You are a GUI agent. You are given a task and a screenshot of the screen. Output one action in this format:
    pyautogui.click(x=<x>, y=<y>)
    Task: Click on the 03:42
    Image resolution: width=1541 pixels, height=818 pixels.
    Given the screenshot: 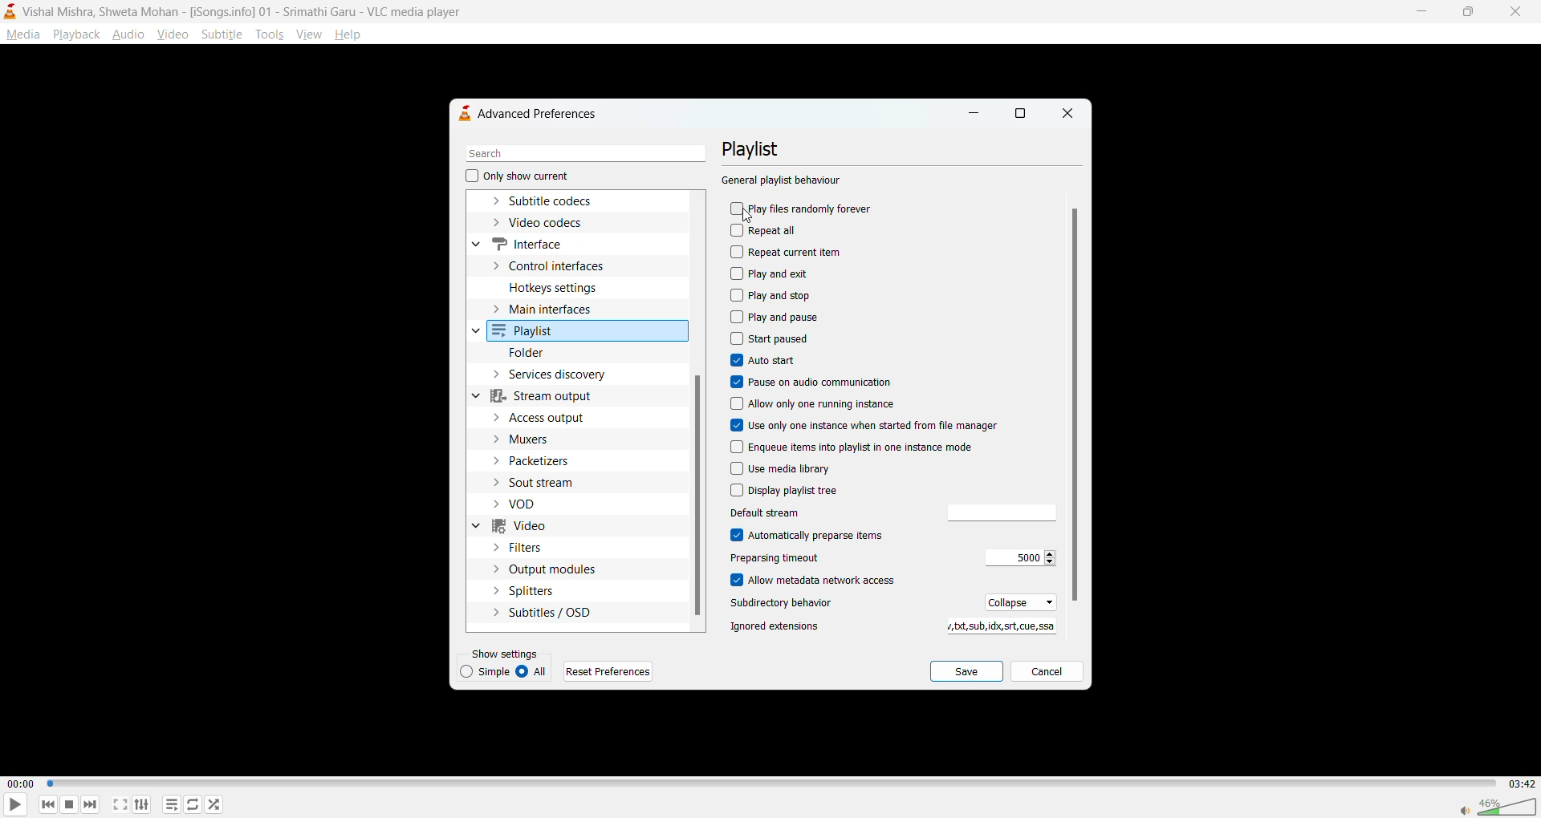 What is the action you would take?
    pyautogui.click(x=1519, y=784)
    